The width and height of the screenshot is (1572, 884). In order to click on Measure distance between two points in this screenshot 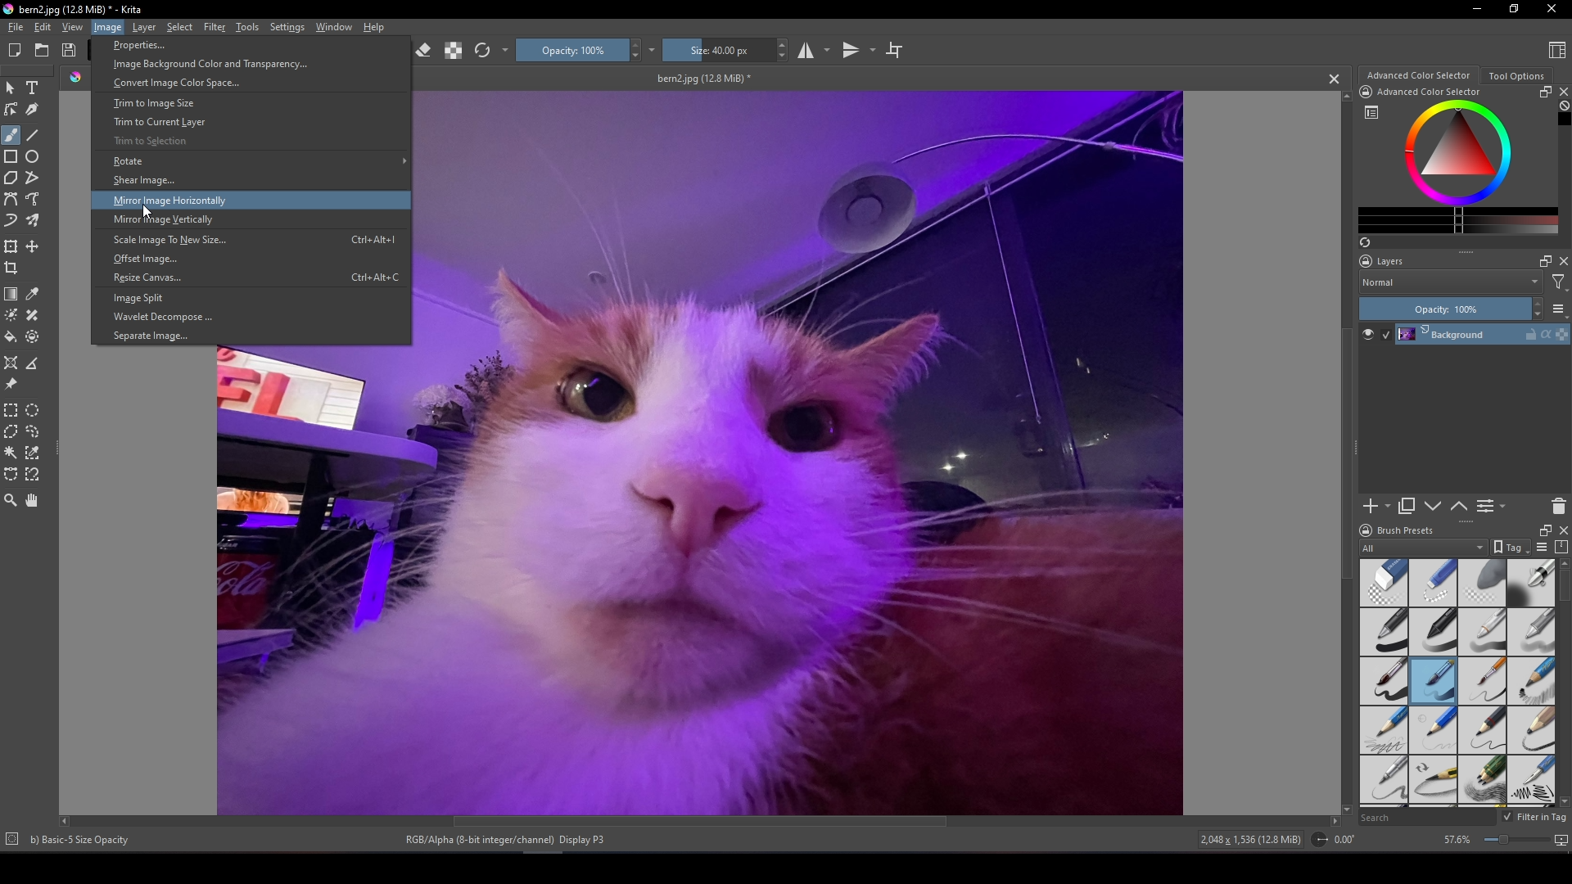, I will do `click(31, 363)`.